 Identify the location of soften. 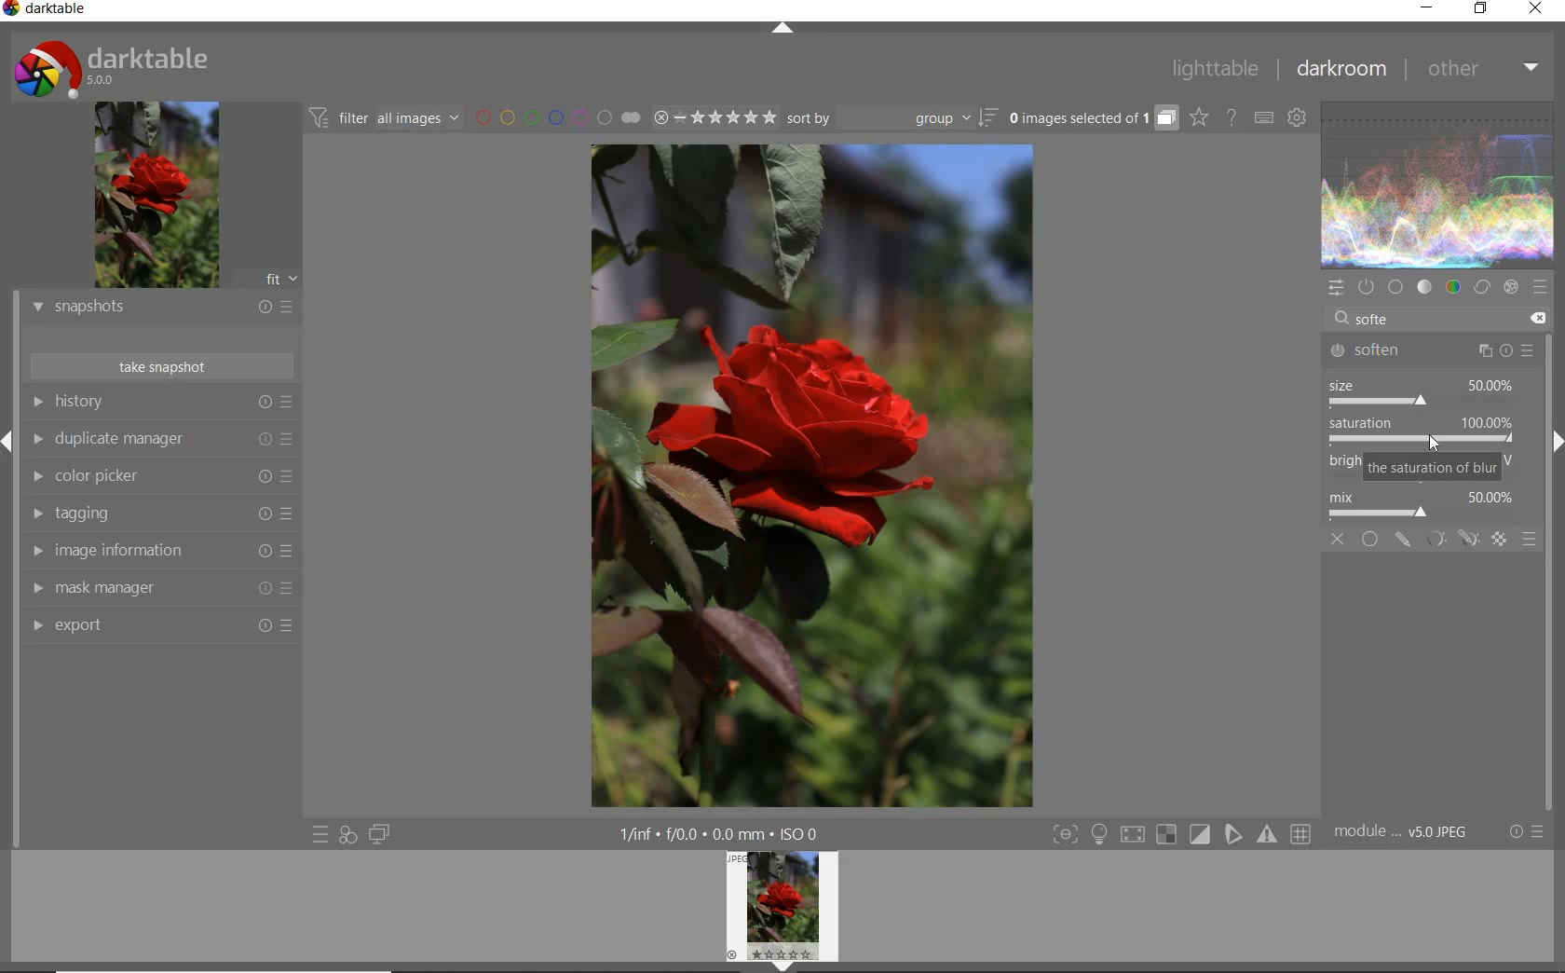
(1435, 349).